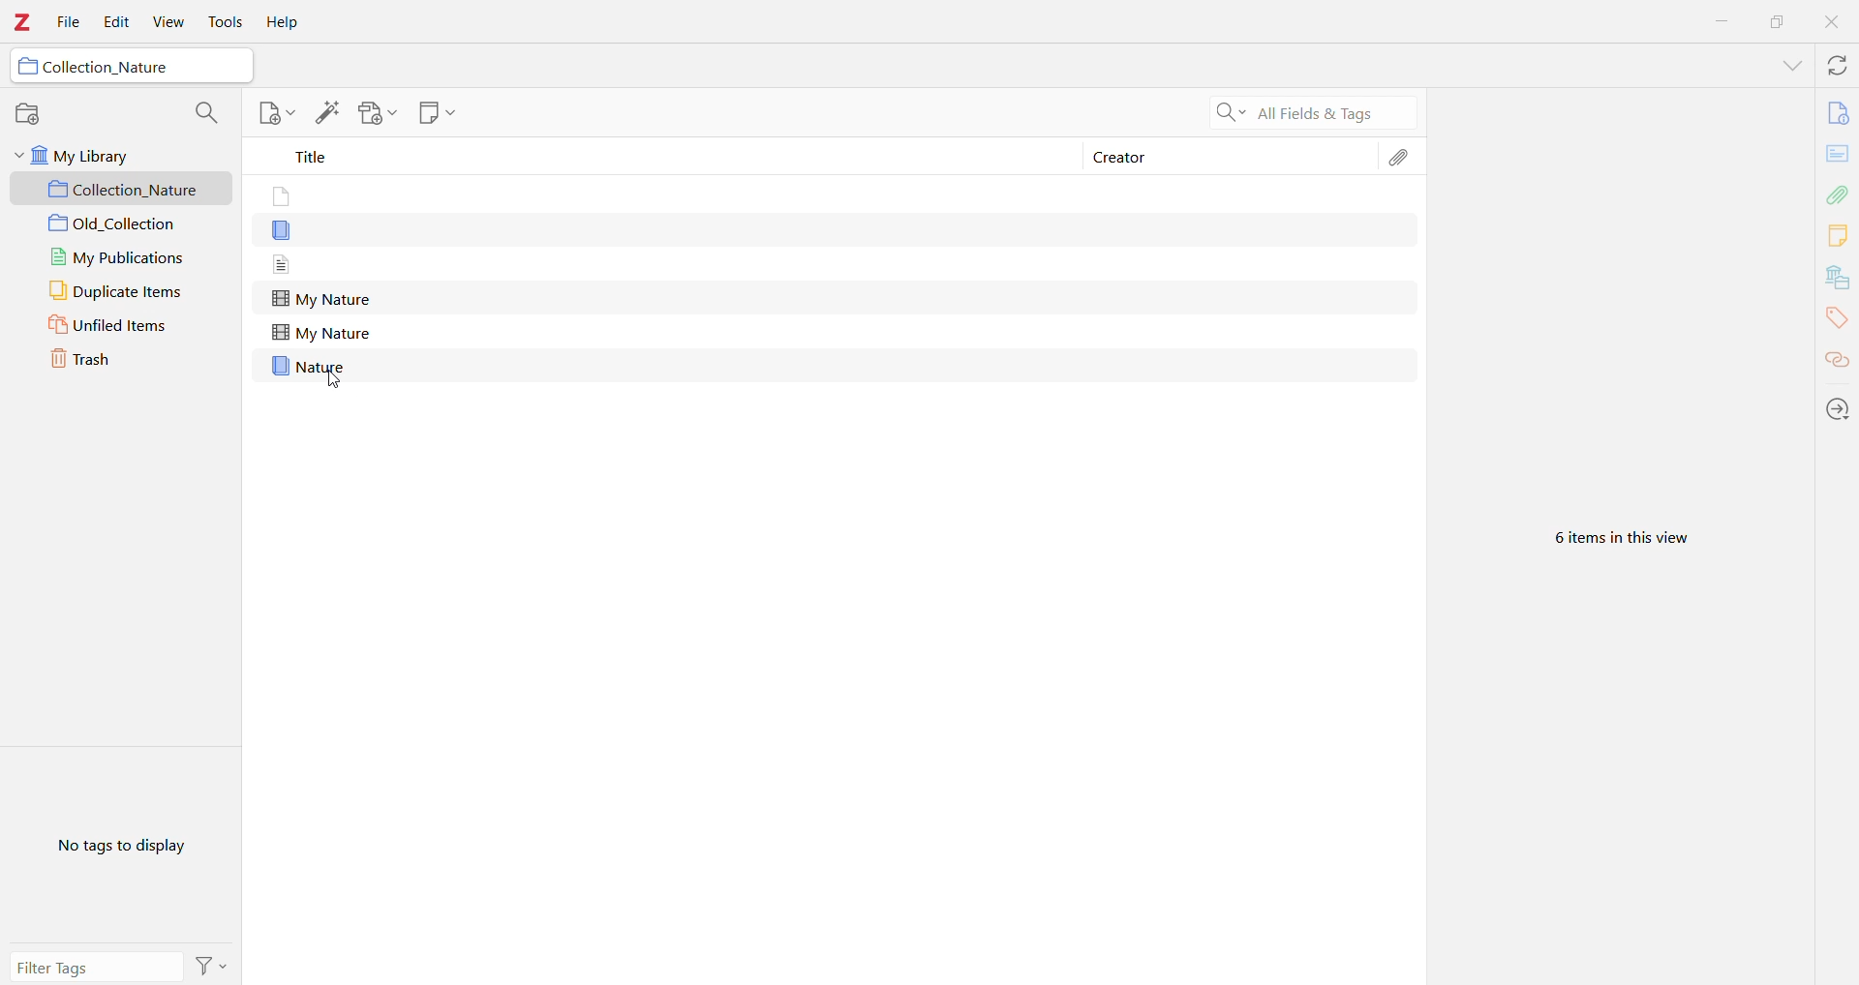 This screenshot has width=1859, height=985. Describe the element at coordinates (124, 190) in the screenshot. I see `Collection_Nature` at that location.